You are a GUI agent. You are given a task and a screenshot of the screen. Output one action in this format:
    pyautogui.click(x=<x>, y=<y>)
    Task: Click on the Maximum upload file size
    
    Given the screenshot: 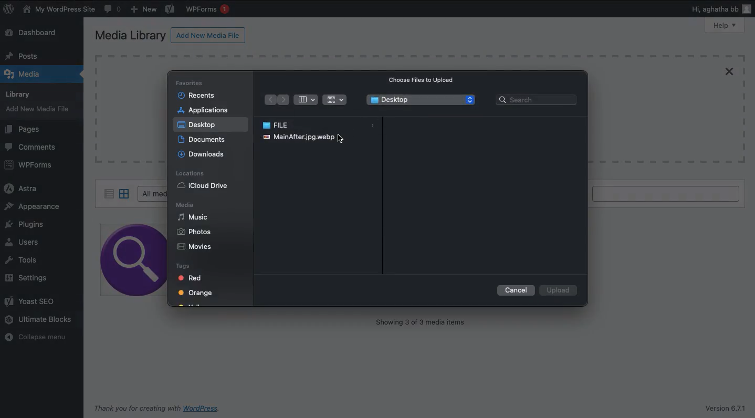 What is the action you would take?
    pyautogui.click(x=424, y=142)
    